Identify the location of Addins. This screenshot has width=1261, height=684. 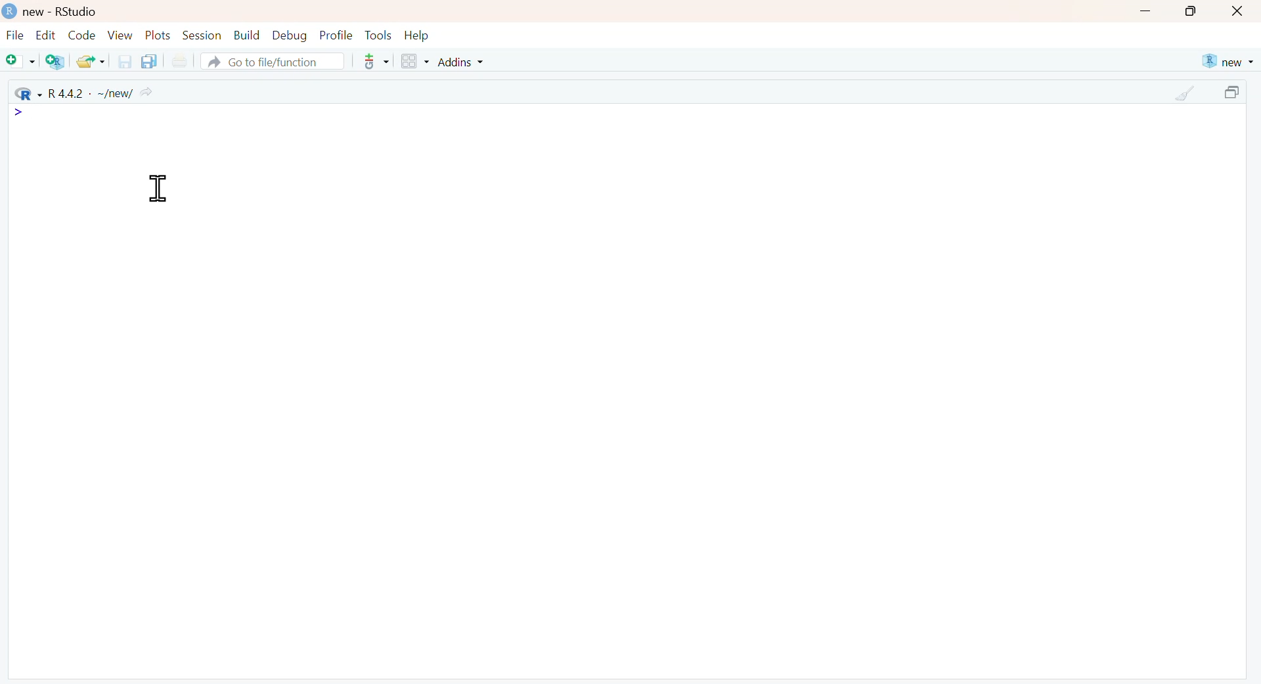
(462, 62).